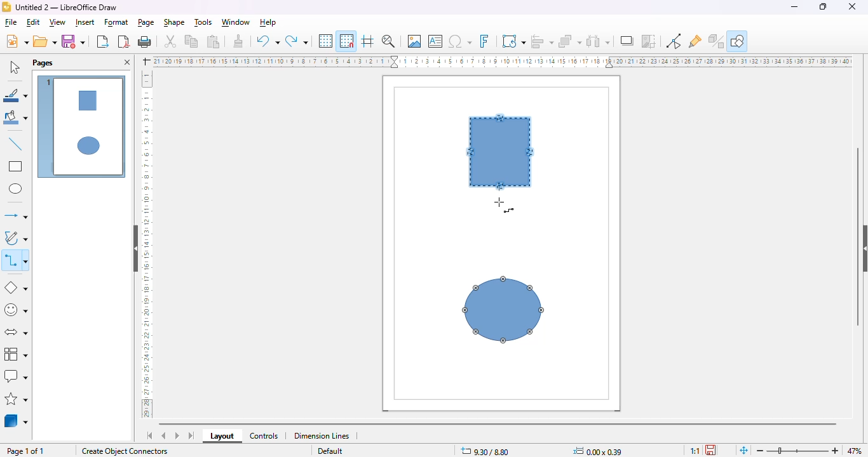  I want to click on lines and arrows, so click(15, 215).